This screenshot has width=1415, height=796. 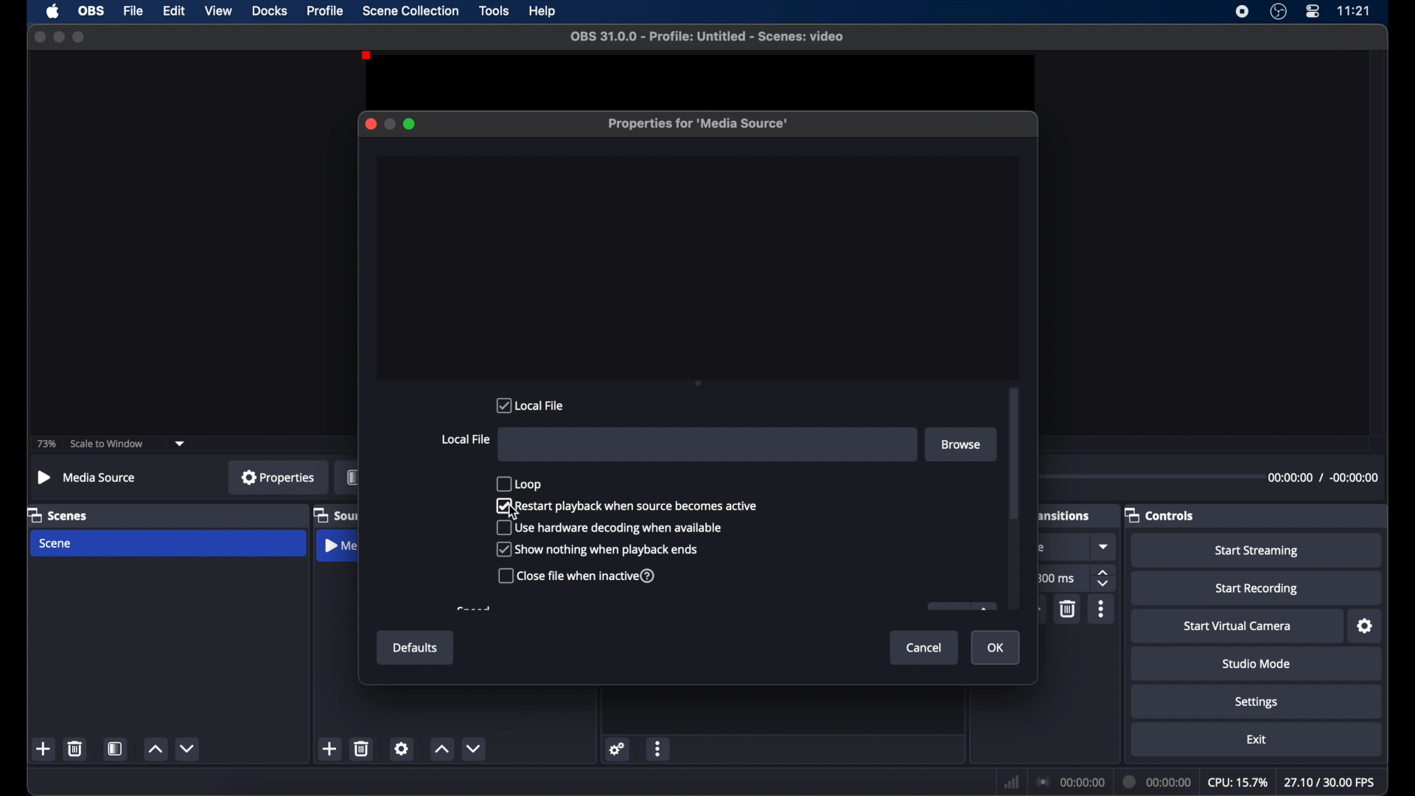 What do you see at coordinates (217, 10) in the screenshot?
I see `view` at bounding box center [217, 10].